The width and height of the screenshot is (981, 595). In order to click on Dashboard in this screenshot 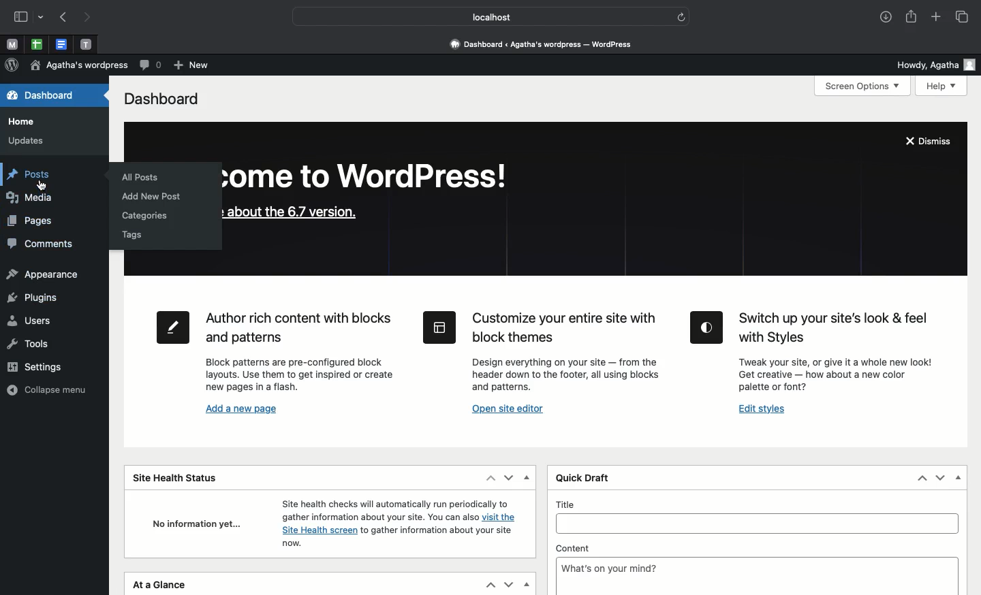, I will do `click(161, 98)`.